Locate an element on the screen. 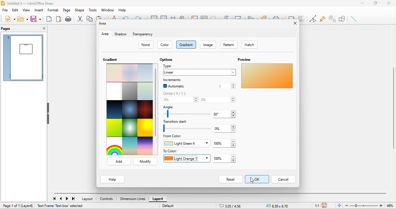  custom gradient color is located at coordinates (268, 77).